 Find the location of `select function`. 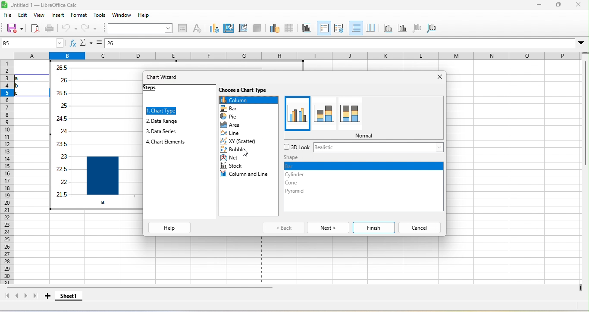

select function is located at coordinates (86, 43).